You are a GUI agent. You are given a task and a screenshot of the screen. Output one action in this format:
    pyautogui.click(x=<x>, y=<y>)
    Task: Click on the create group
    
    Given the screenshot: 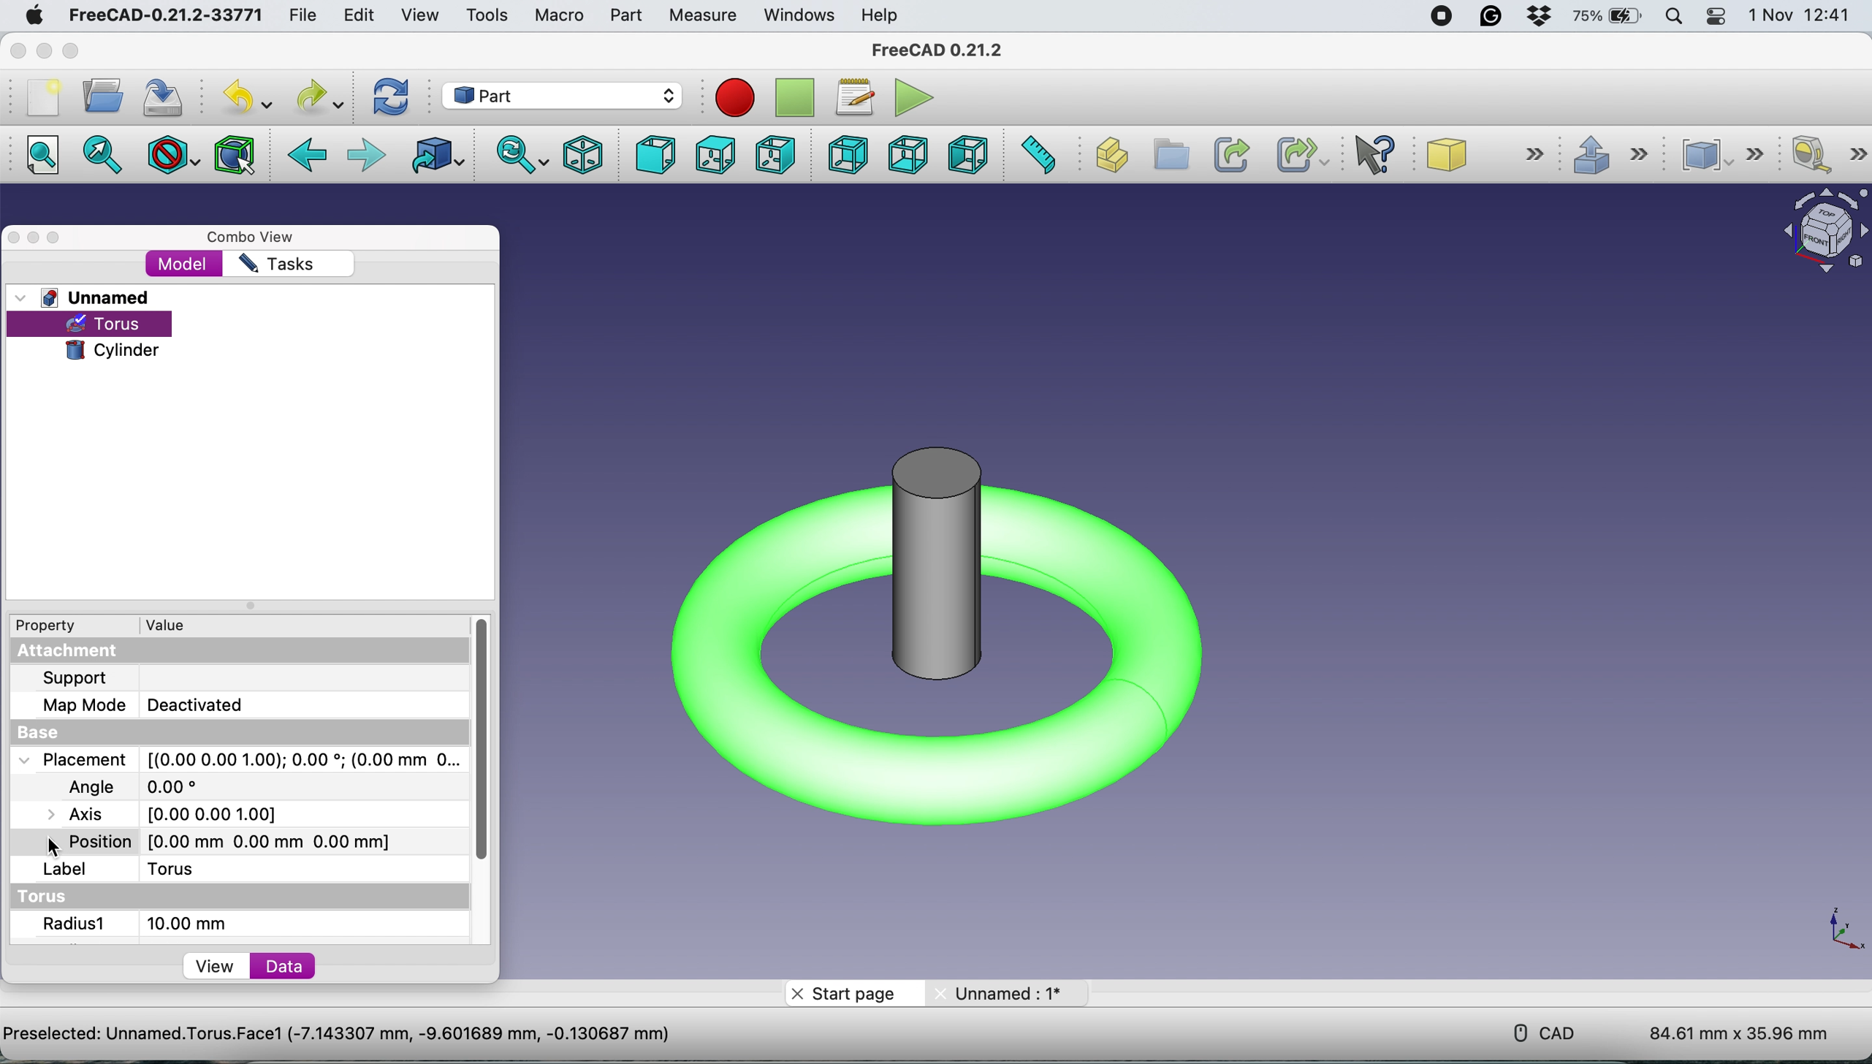 What is the action you would take?
    pyautogui.click(x=1173, y=156)
    